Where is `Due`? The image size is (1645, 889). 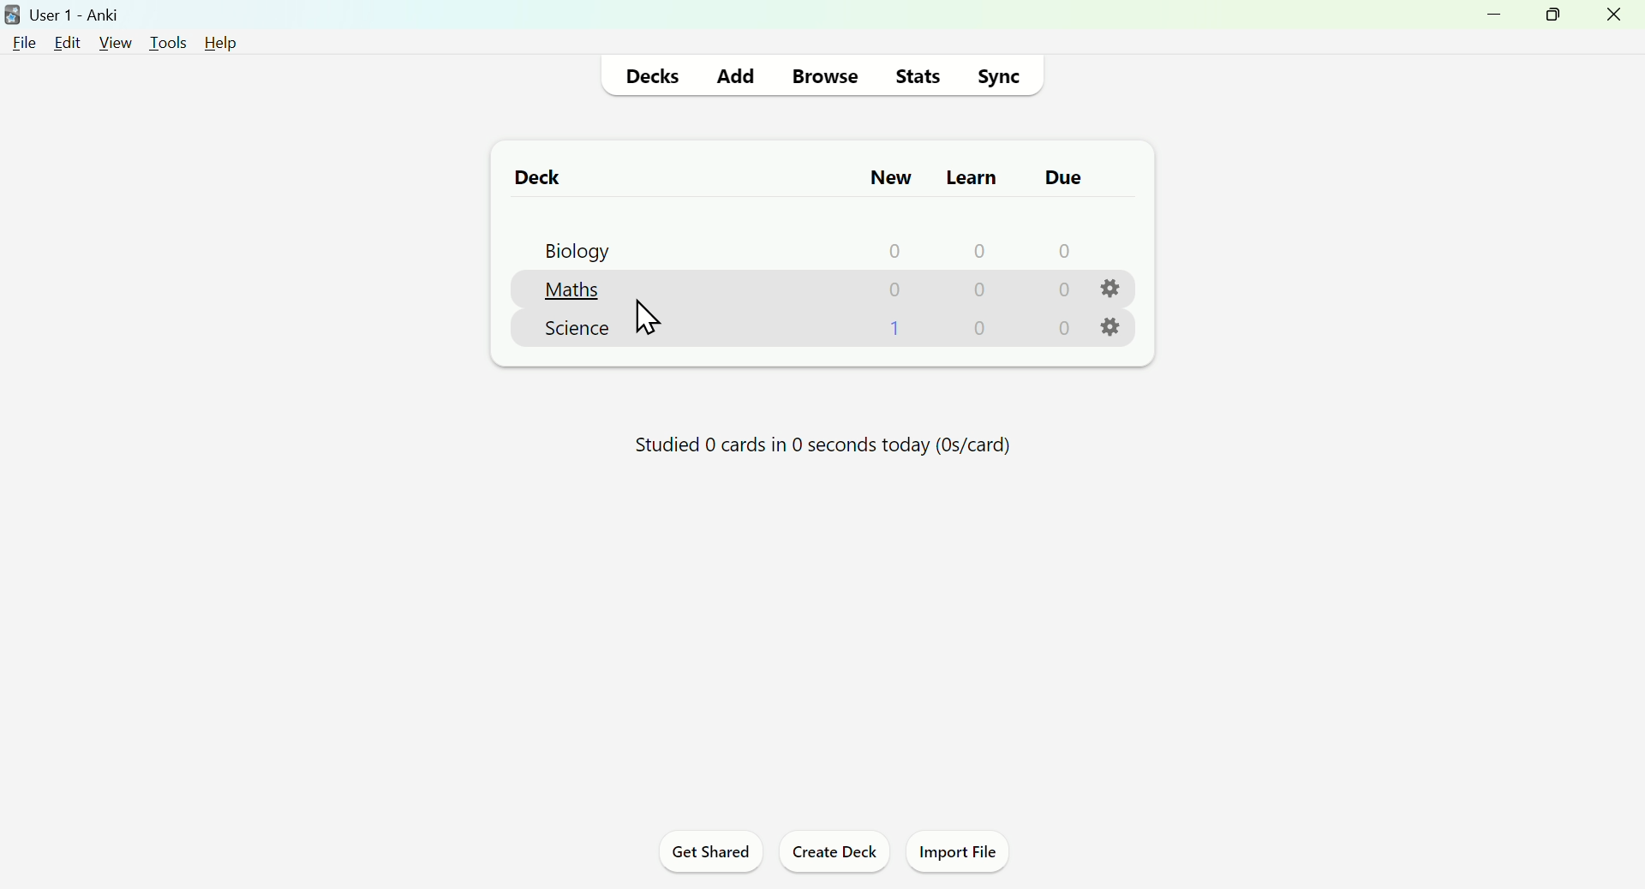 Due is located at coordinates (1058, 177).